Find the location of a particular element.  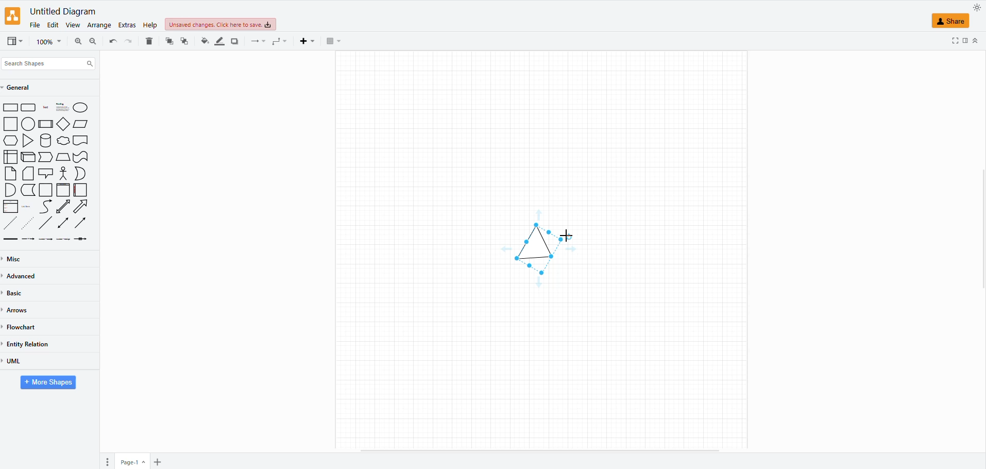

Placeholder is located at coordinates (27, 207).